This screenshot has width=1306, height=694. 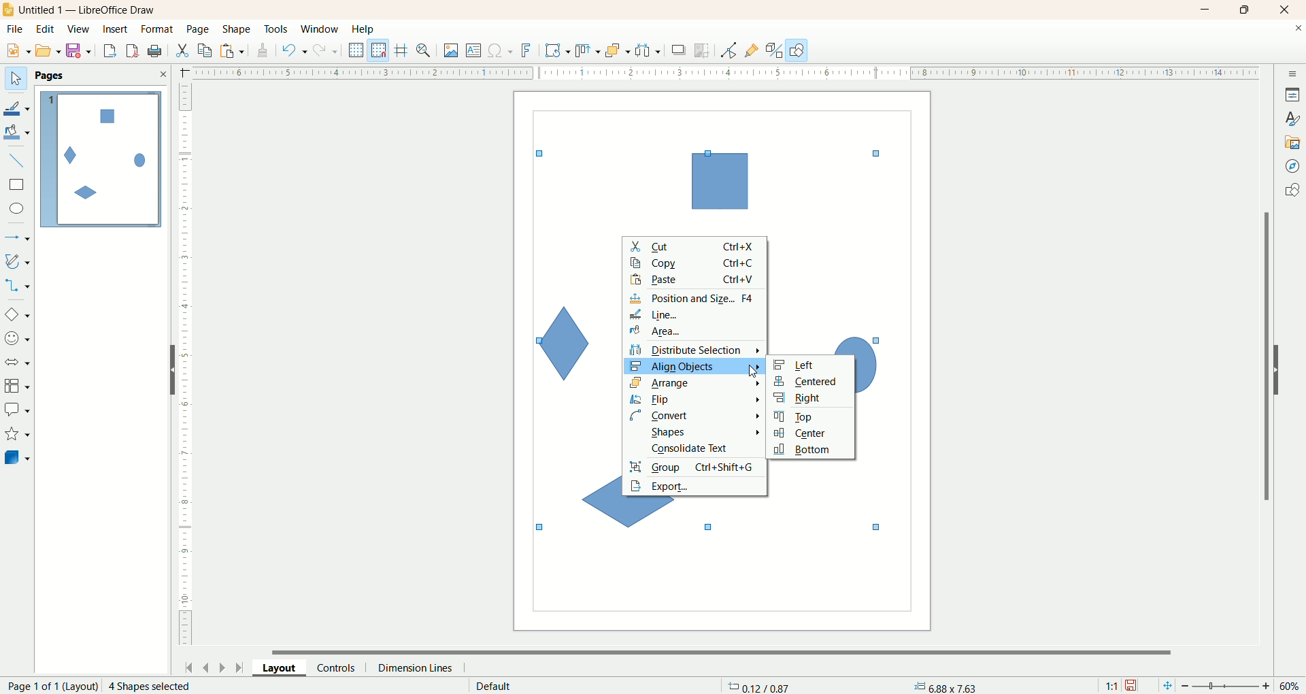 What do you see at coordinates (1292, 192) in the screenshot?
I see `shapes` at bounding box center [1292, 192].